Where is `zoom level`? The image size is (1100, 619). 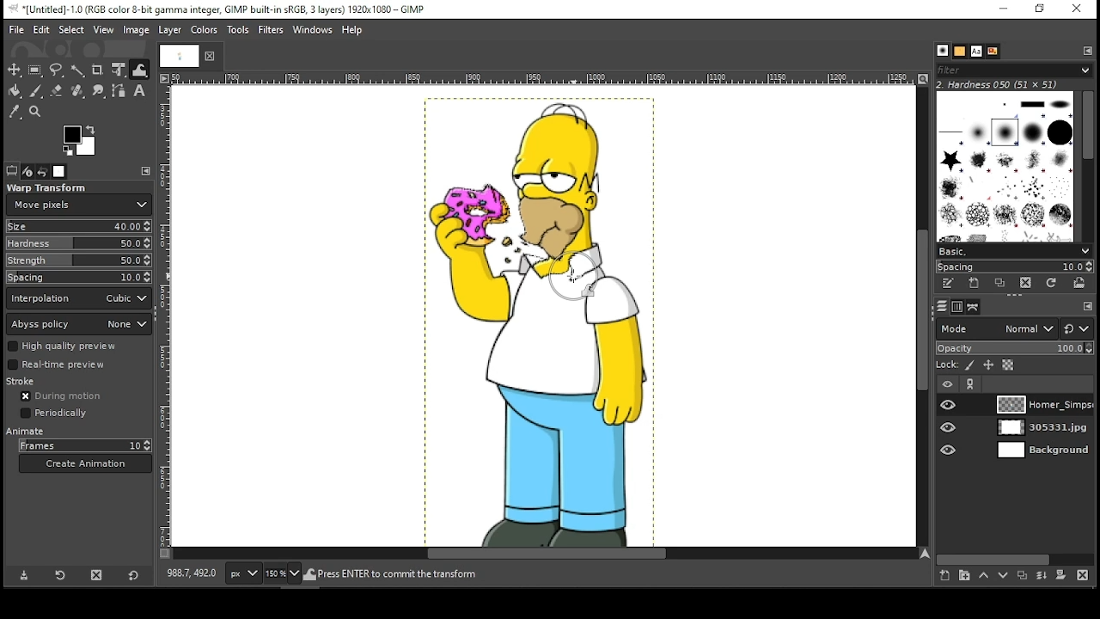
zoom level is located at coordinates (284, 574).